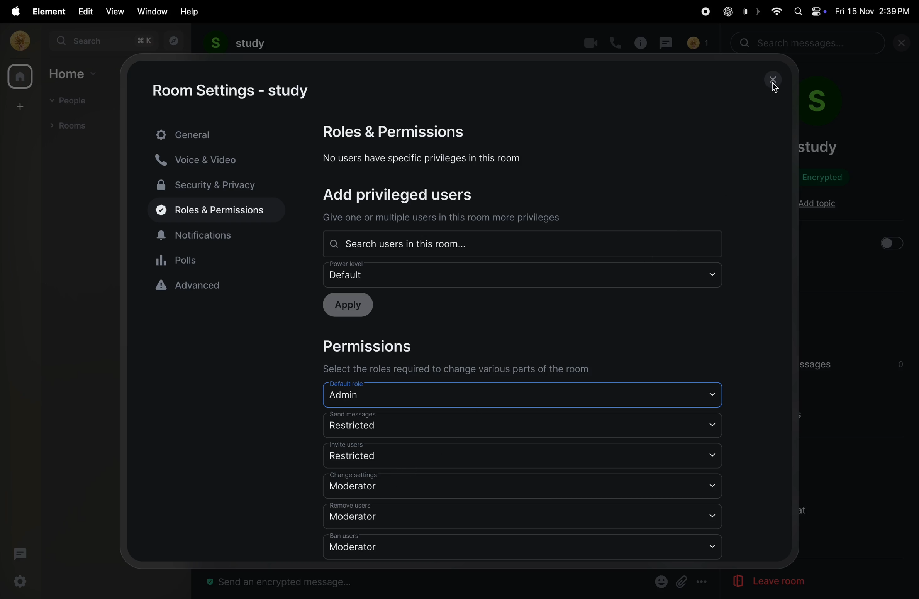 The height and width of the screenshot is (599, 919). What do you see at coordinates (523, 482) in the screenshot?
I see `change settings` at bounding box center [523, 482].